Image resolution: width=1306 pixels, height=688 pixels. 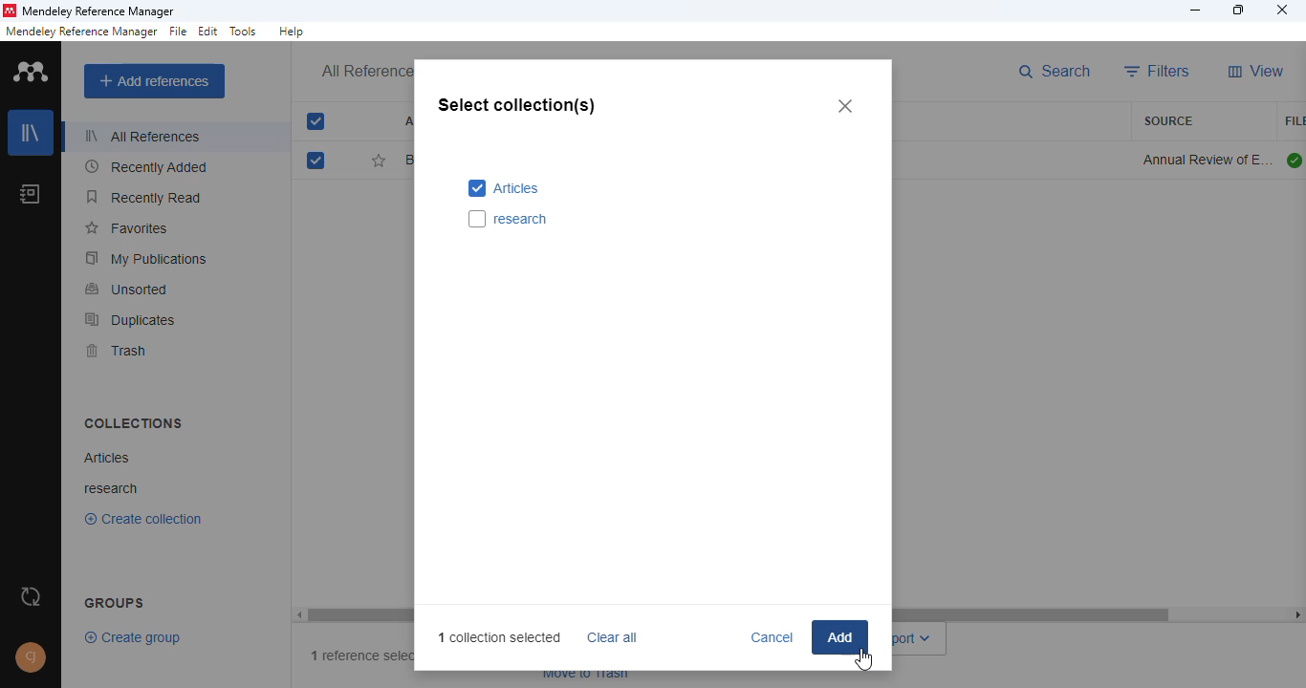 I want to click on annual review of environment and resources, so click(x=1206, y=160).